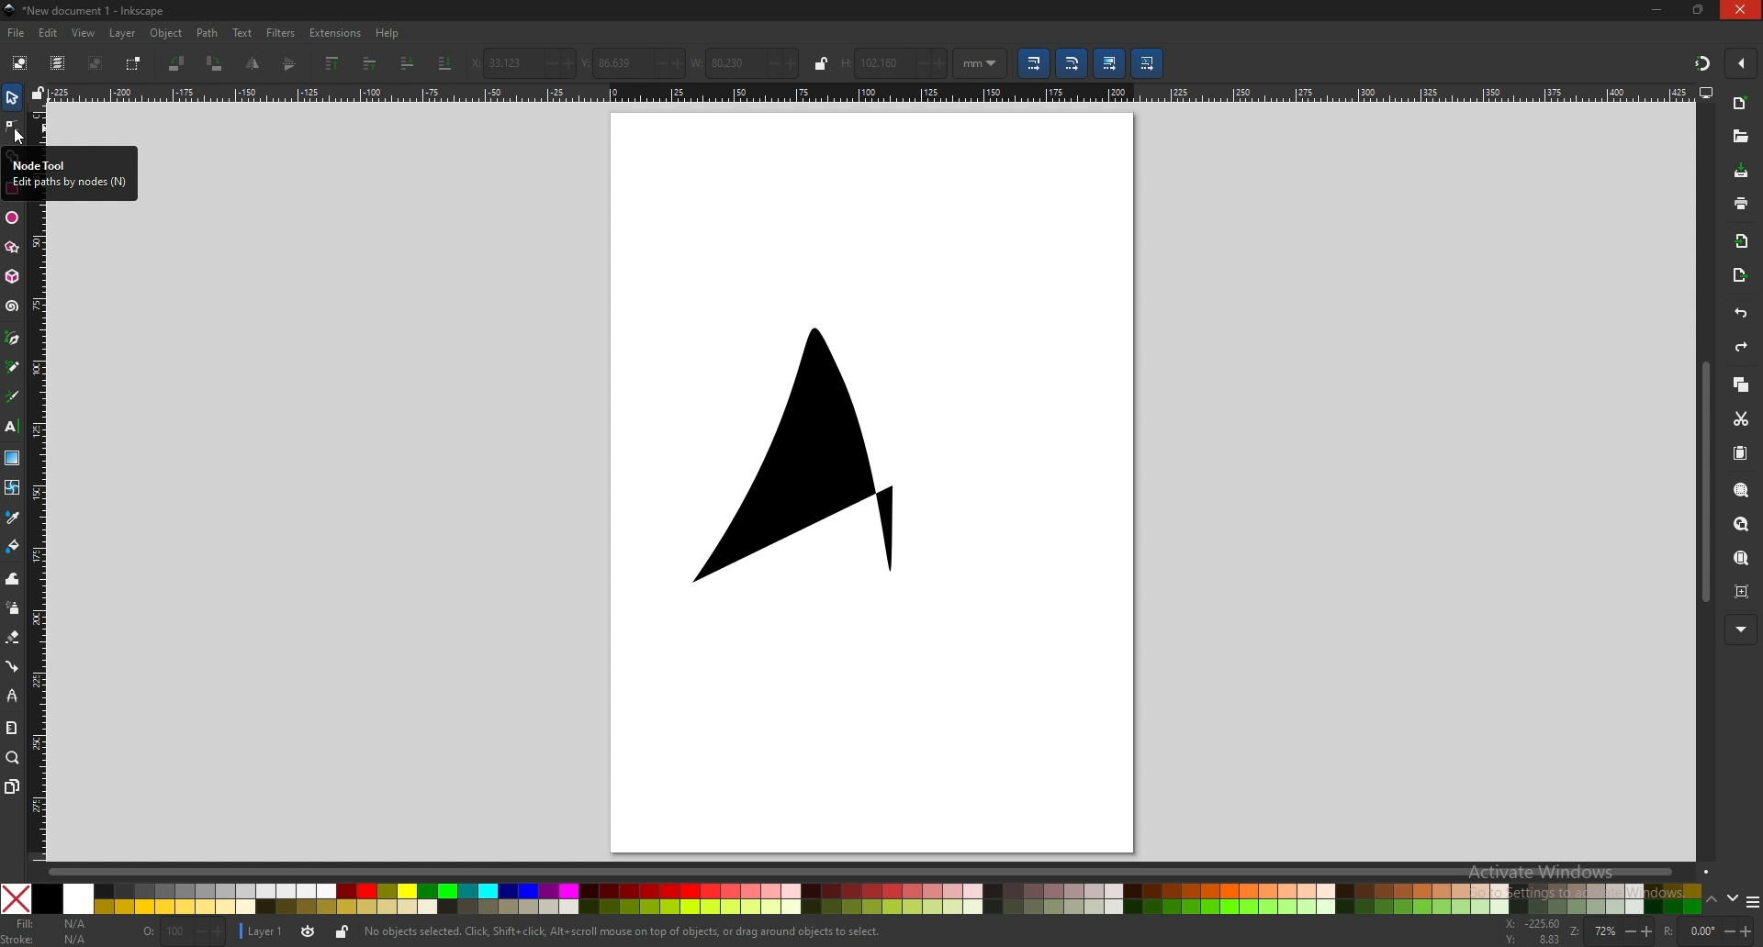 Image resolution: width=1763 pixels, height=947 pixels. What do you see at coordinates (19, 62) in the screenshot?
I see `select all` at bounding box center [19, 62].